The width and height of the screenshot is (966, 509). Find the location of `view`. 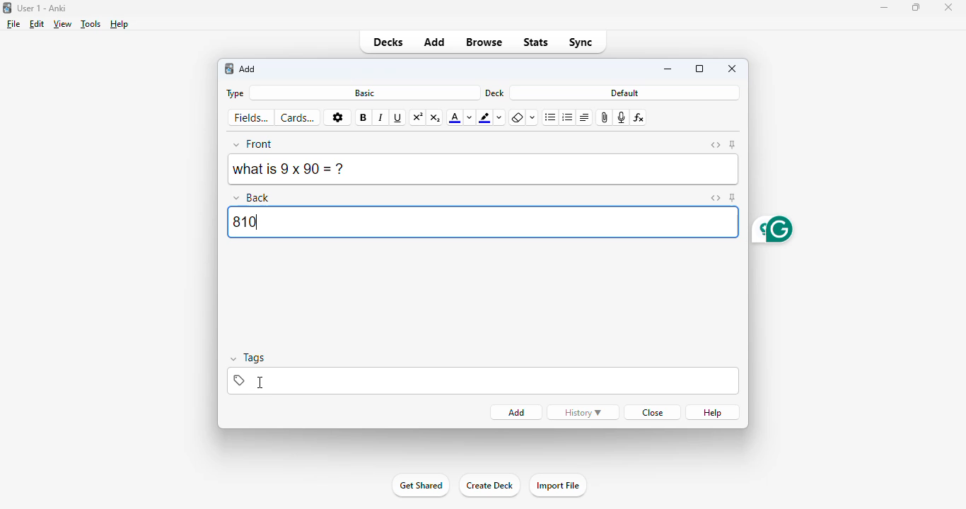

view is located at coordinates (63, 23).